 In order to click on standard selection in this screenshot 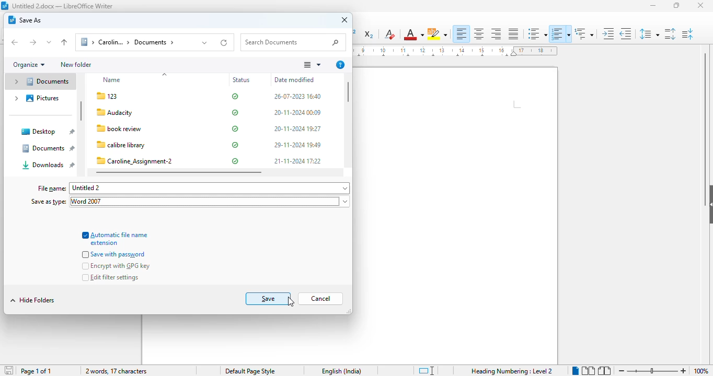, I will do `click(426, 371)`.